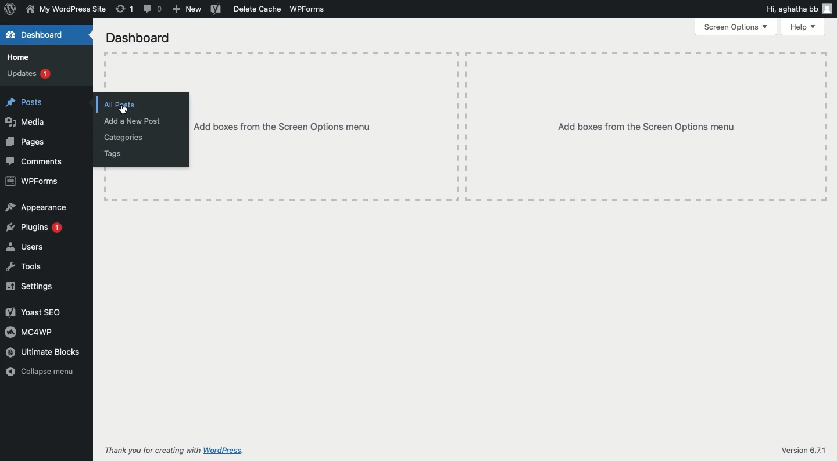 This screenshot has width=837, height=461. I want to click on Dashboard, so click(136, 35).